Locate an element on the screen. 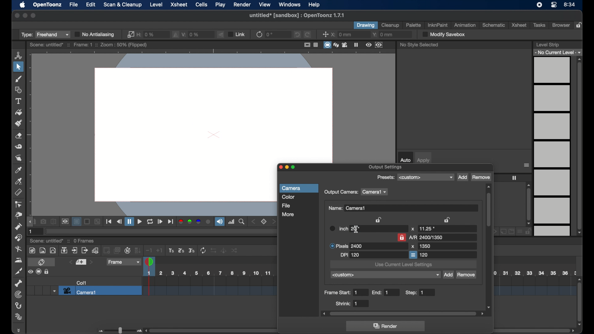 The image size is (594, 334). remove is located at coordinates (467, 275).